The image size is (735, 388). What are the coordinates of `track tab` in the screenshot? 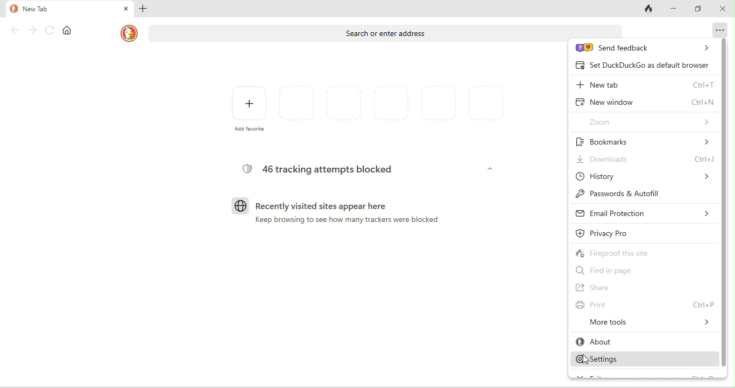 It's located at (646, 9).